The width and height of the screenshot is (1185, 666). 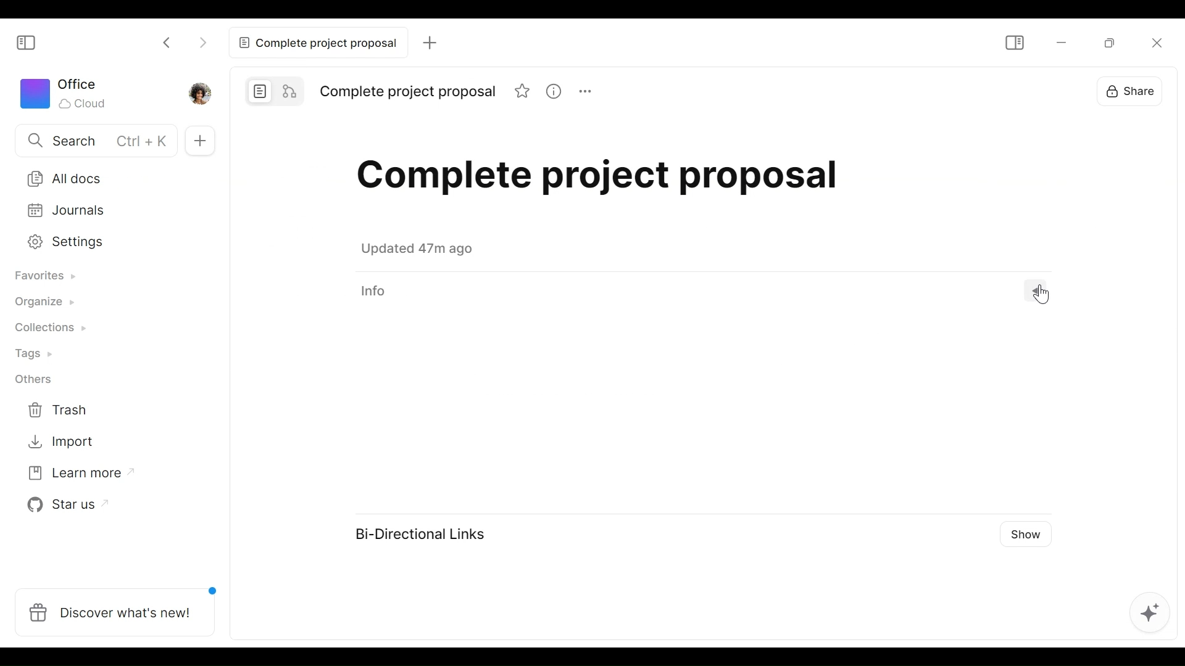 What do you see at coordinates (1060, 43) in the screenshot?
I see `minimize` at bounding box center [1060, 43].